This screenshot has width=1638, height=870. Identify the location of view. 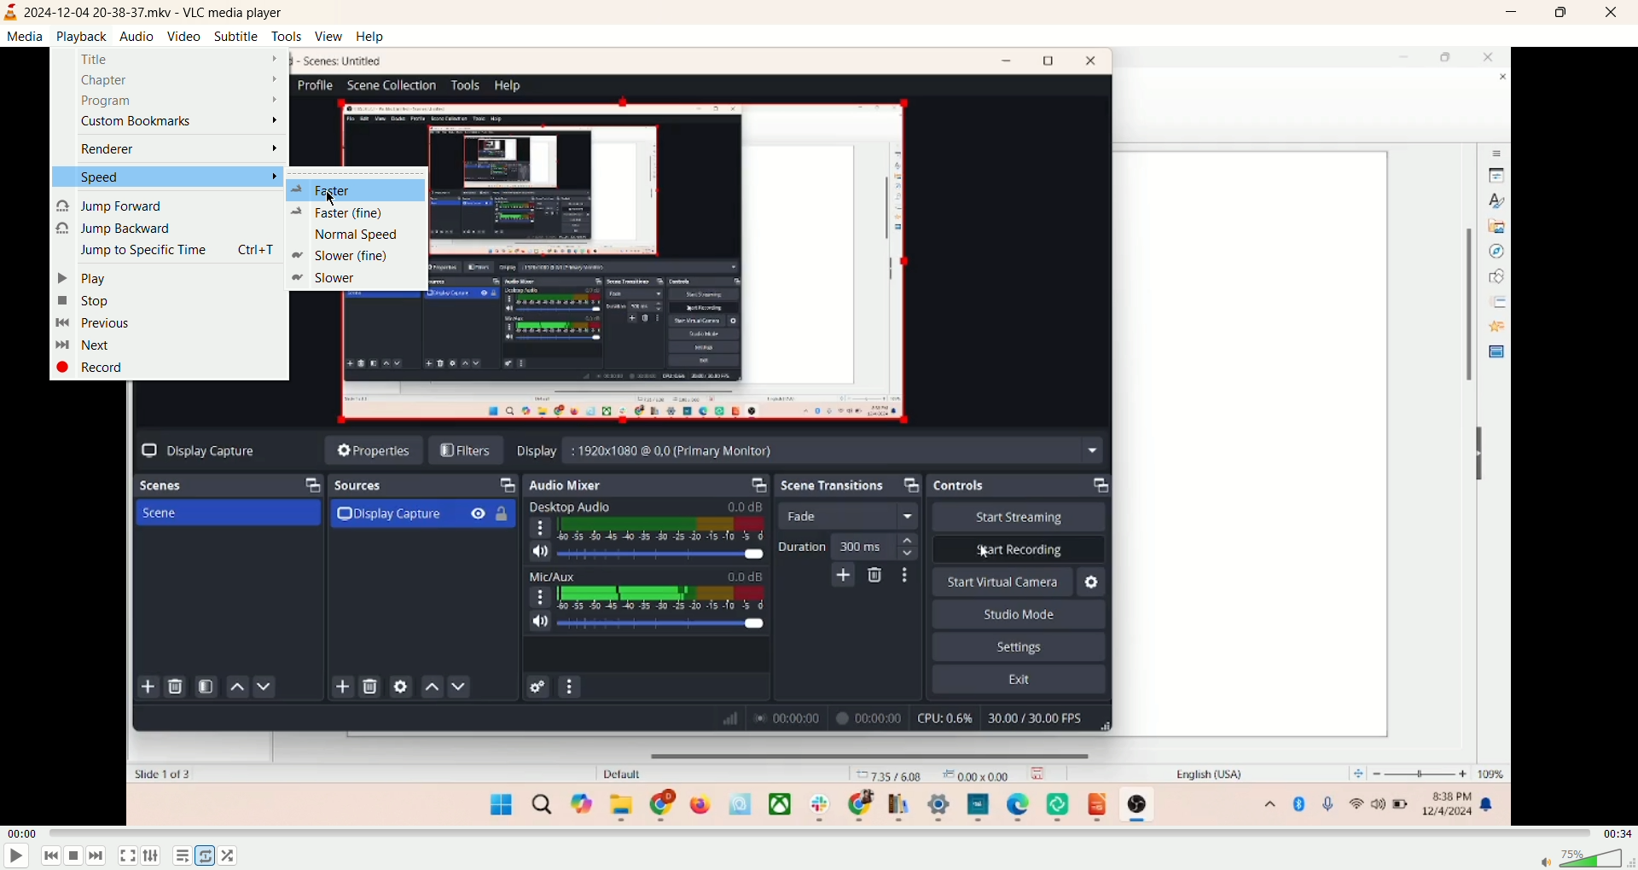
(328, 37).